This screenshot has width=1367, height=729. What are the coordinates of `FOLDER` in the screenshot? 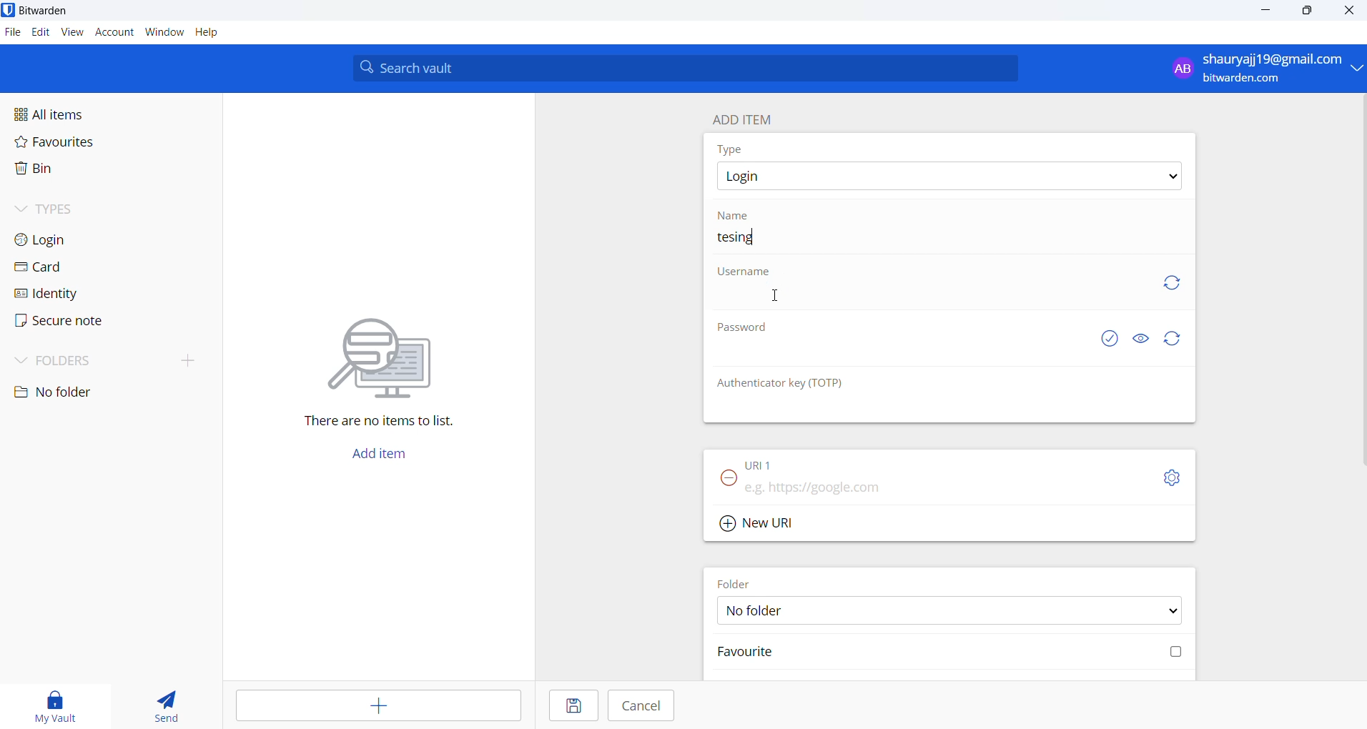 It's located at (735, 582).